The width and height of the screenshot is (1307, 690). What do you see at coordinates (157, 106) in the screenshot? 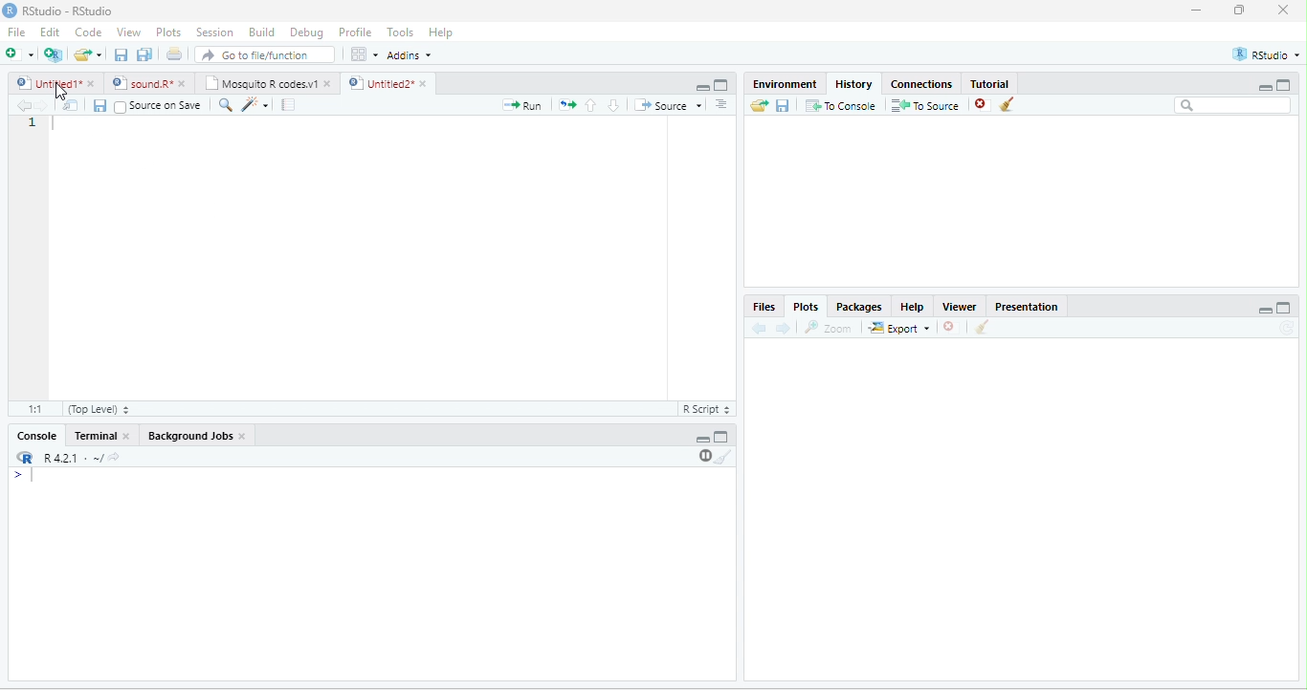
I see `Source on Save` at bounding box center [157, 106].